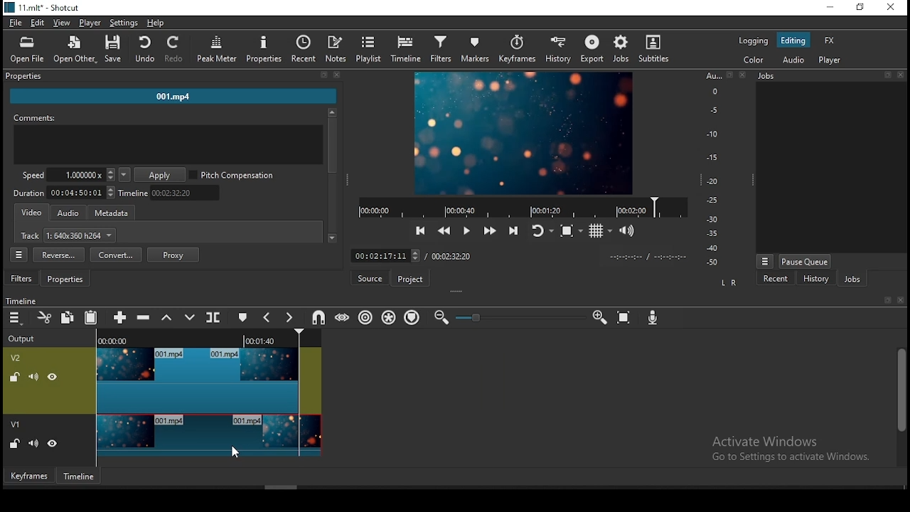 This screenshot has width=910, height=512. I want to click on (UN)MUTE, so click(32, 444).